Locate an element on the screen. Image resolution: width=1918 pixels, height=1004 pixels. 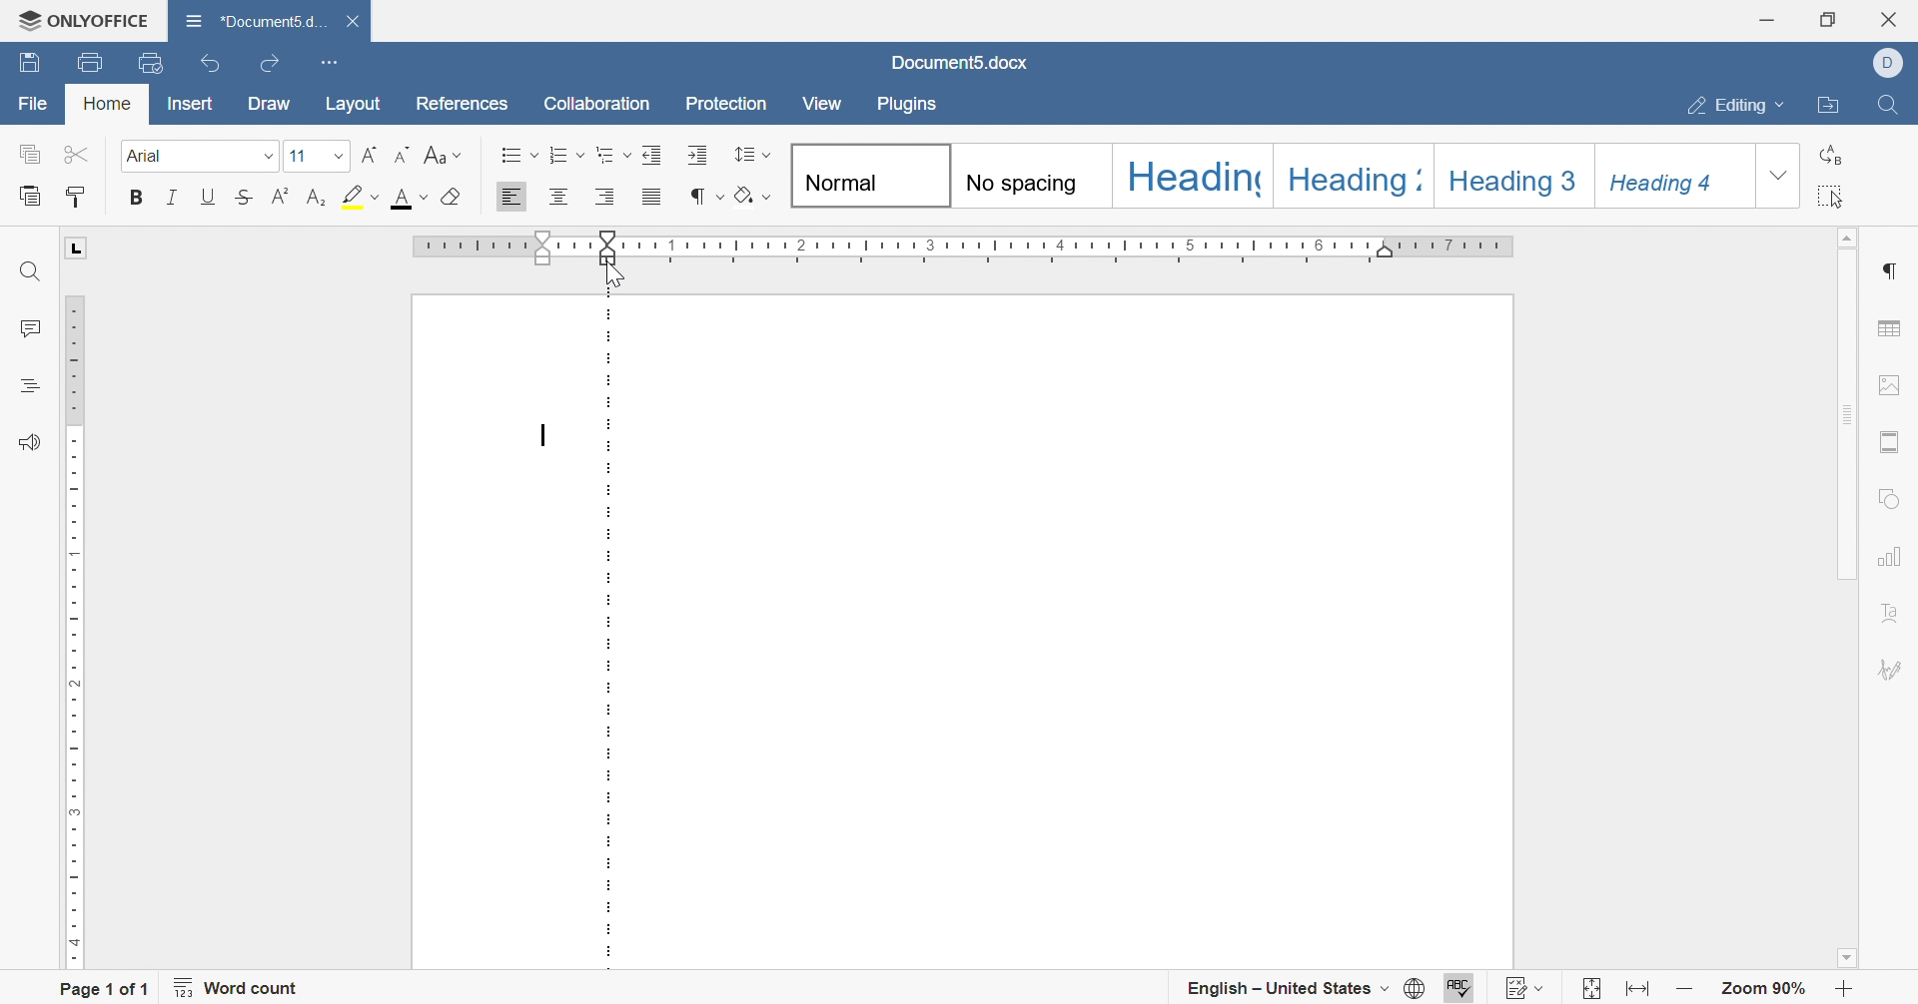
document5.docx is located at coordinates (963, 63).